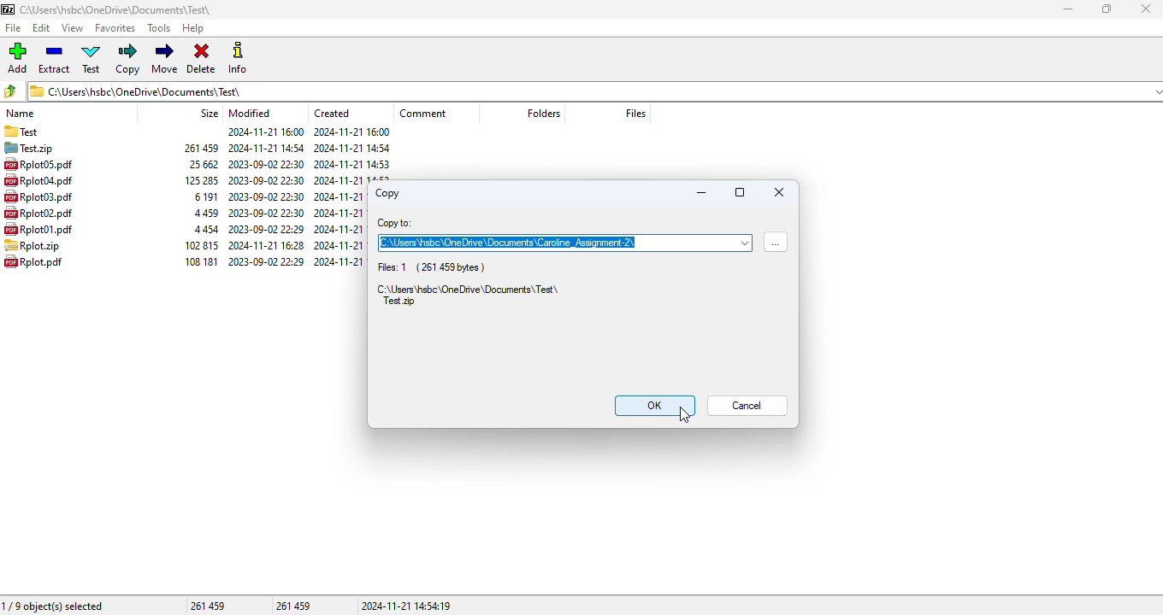 The height and width of the screenshot is (615, 1163). Describe the element at coordinates (38, 212) in the screenshot. I see `file name` at that location.